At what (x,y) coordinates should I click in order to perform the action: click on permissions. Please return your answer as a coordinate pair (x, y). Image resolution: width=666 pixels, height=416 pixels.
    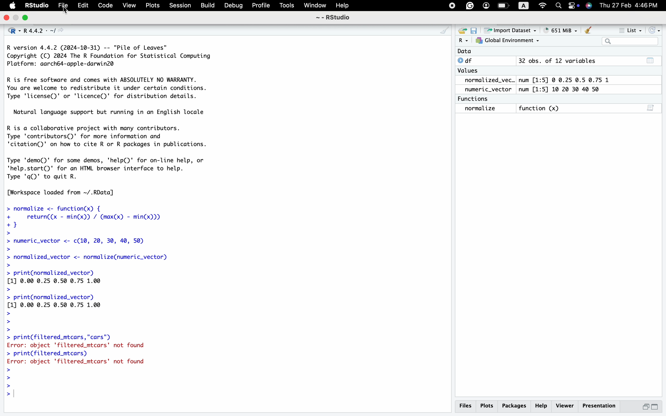
    Looking at the image, I should click on (573, 6).